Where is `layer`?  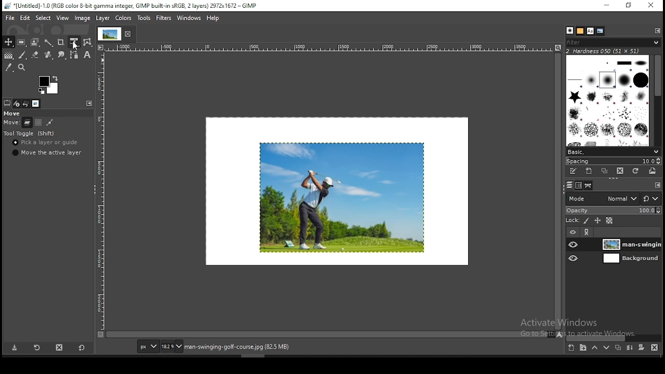 layer is located at coordinates (103, 18).